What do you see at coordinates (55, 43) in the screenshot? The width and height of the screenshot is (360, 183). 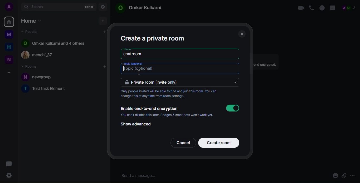 I see `O  Omkar Kulkarni and 4 others` at bounding box center [55, 43].